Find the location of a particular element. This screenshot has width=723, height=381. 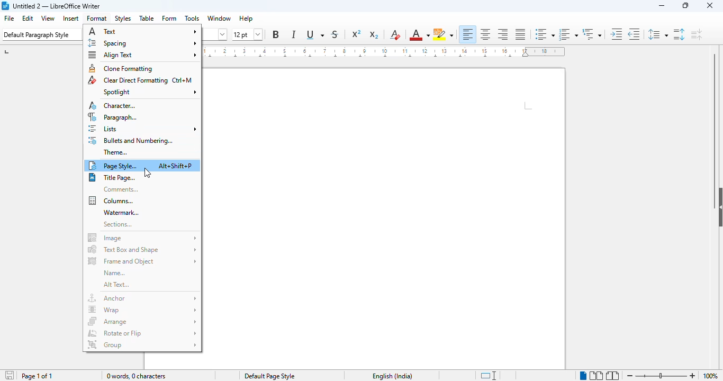

window is located at coordinates (218, 19).